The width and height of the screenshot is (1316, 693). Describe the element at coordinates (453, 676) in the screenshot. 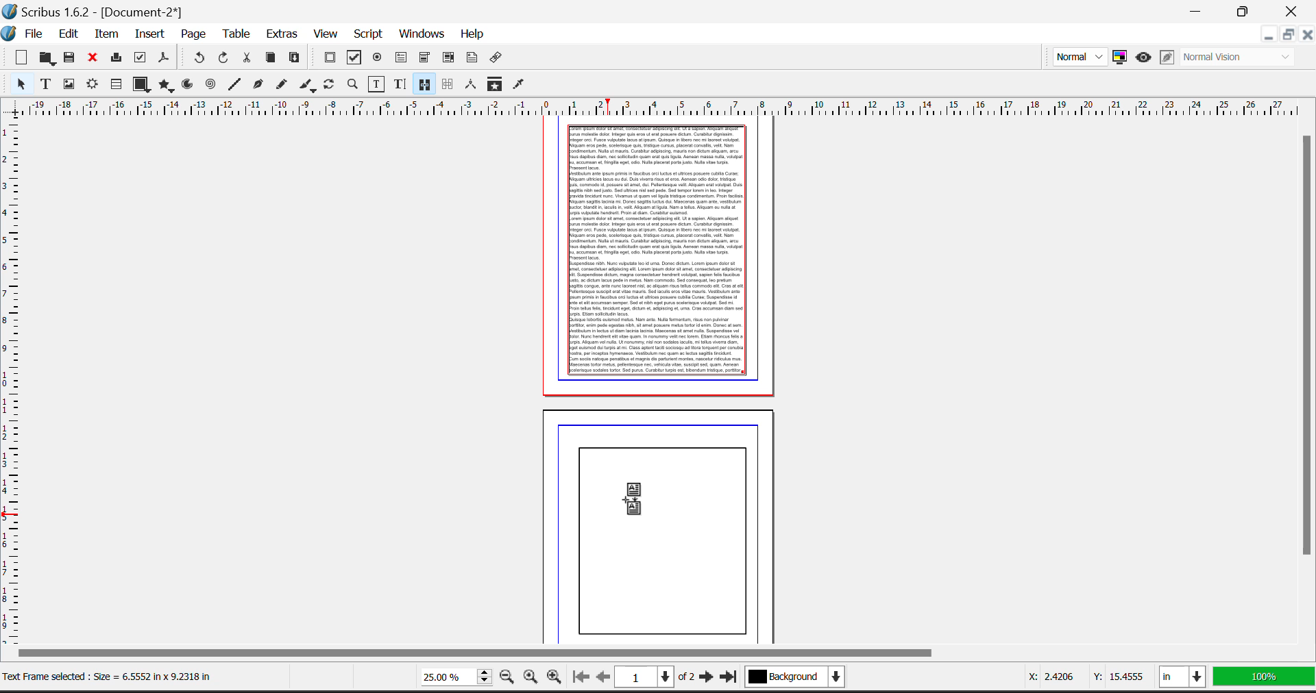

I see `25.00%` at that location.